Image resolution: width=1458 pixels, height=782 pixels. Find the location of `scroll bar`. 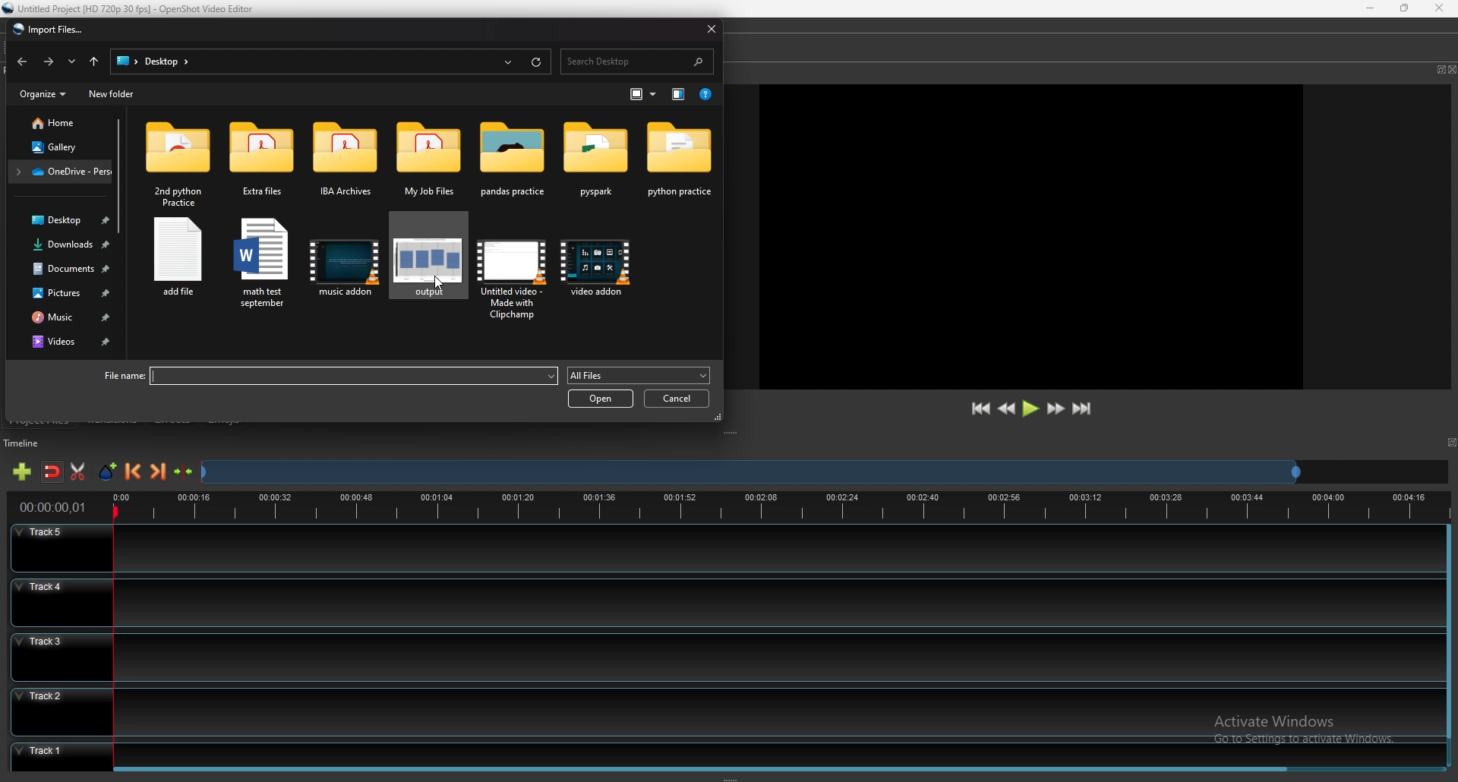

scroll bar is located at coordinates (121, 175).